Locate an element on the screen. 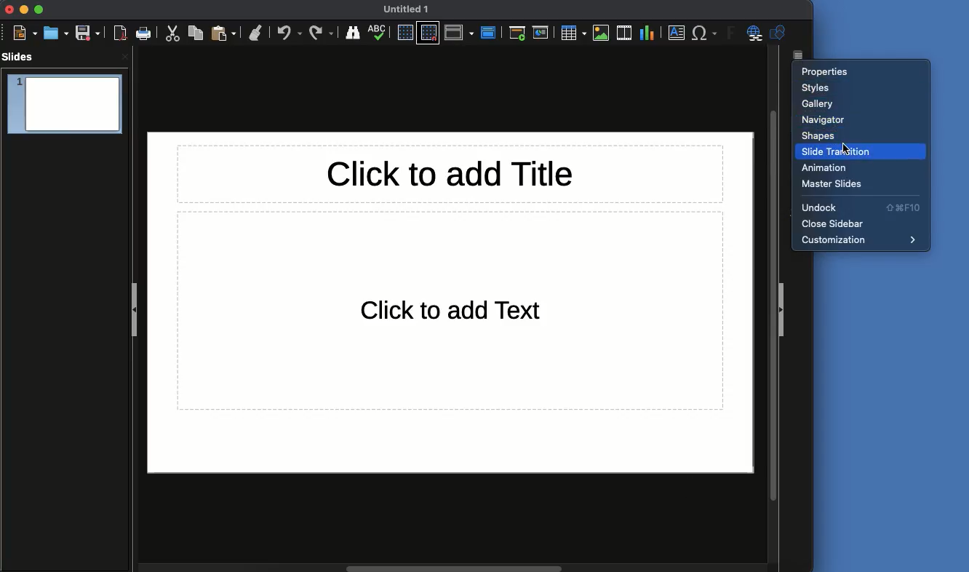 The width and height of the screenshot is (969, 572). Finder is located at coordinates (355, 33).